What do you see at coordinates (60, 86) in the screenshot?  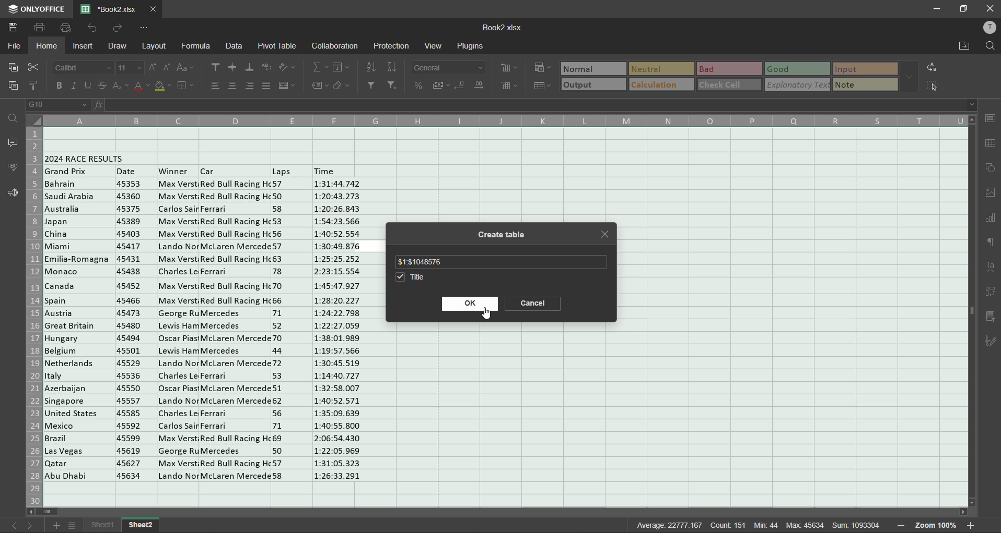 I see `bold` at bounding box center [60, 86].